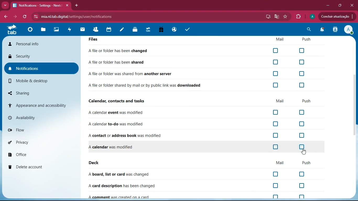 The image size is (358, 201). What do you see at coordinates (41, 44) in the screenshot?
I see `personal info` at bounding box center [41, 44].